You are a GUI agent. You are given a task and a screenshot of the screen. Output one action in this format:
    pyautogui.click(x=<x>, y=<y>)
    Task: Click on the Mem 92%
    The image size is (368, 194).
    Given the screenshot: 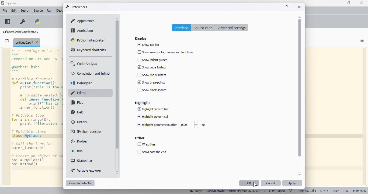 What is the action you would take?
    pyautogui.click(x=359, y=191)
    